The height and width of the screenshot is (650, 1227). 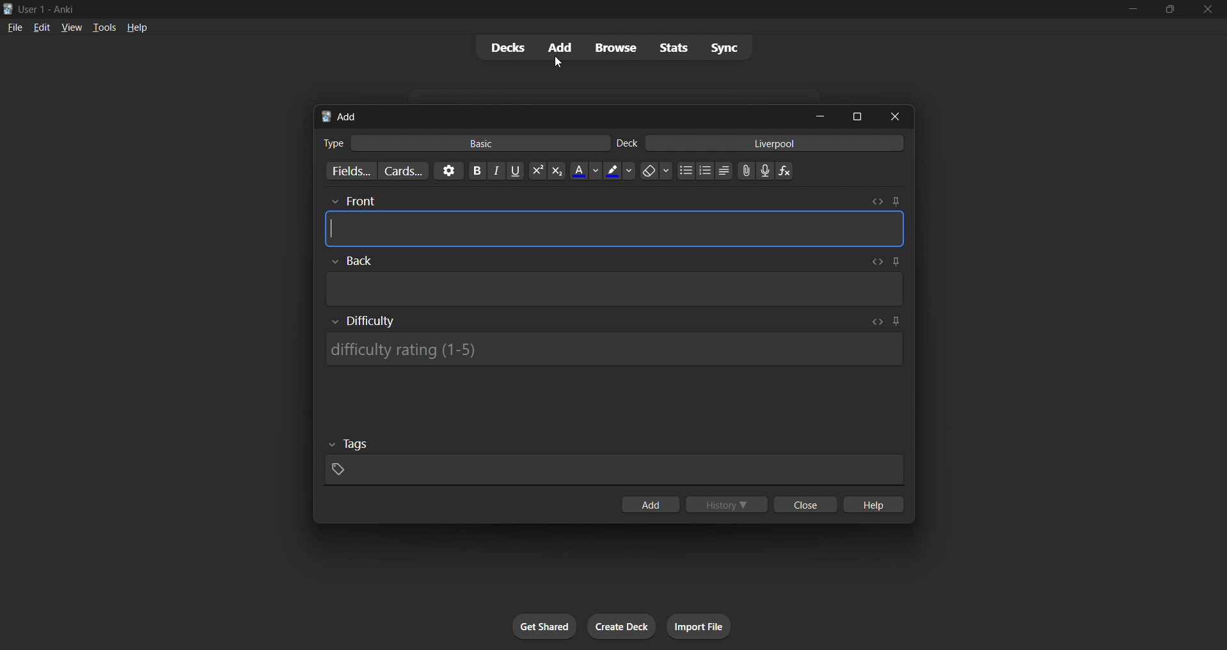 I want to click on close, so click(x=1208, y=10).